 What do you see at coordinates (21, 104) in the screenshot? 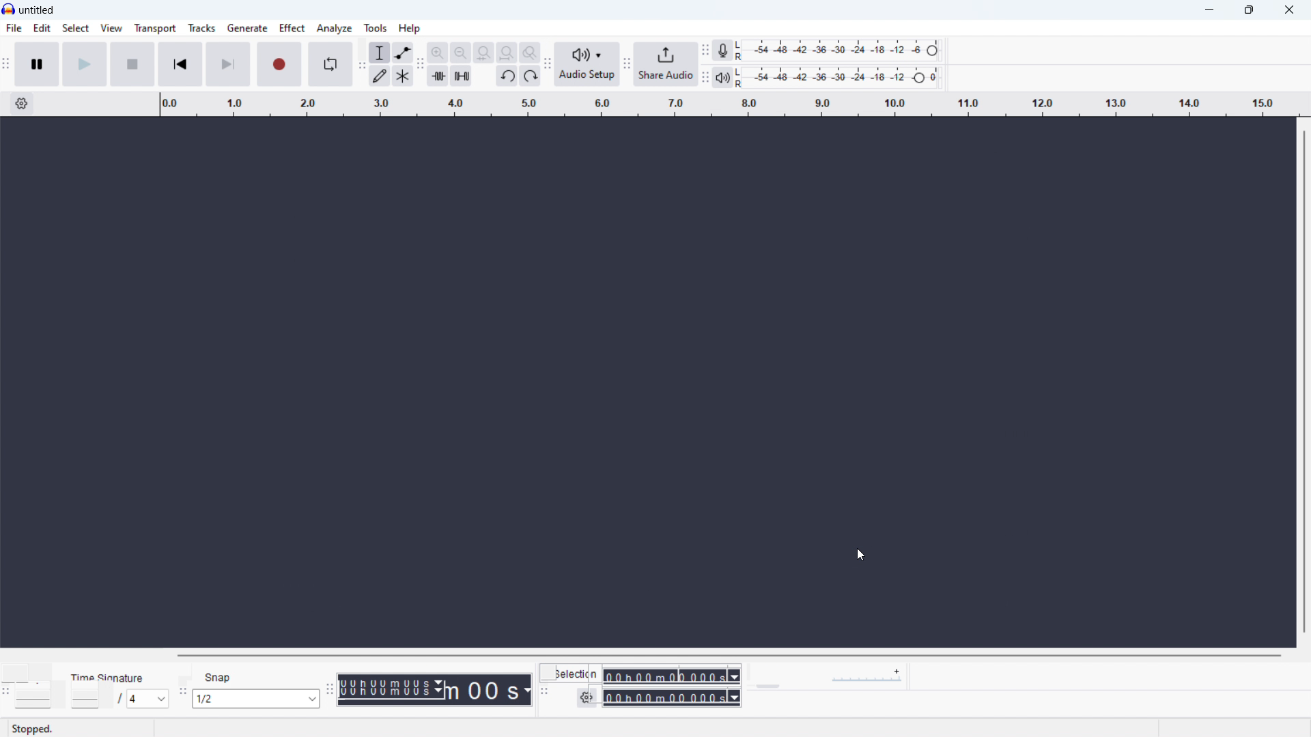
I see `timeline settings` at bounding box center [21, 104].